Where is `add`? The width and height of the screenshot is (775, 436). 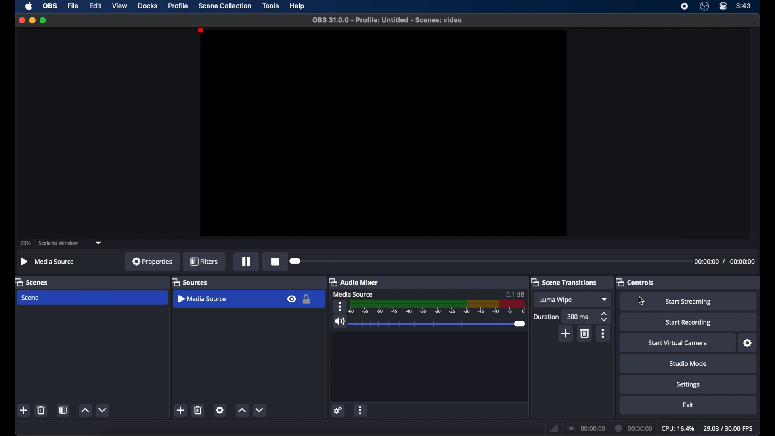 add is located at coordinates (180, 410).